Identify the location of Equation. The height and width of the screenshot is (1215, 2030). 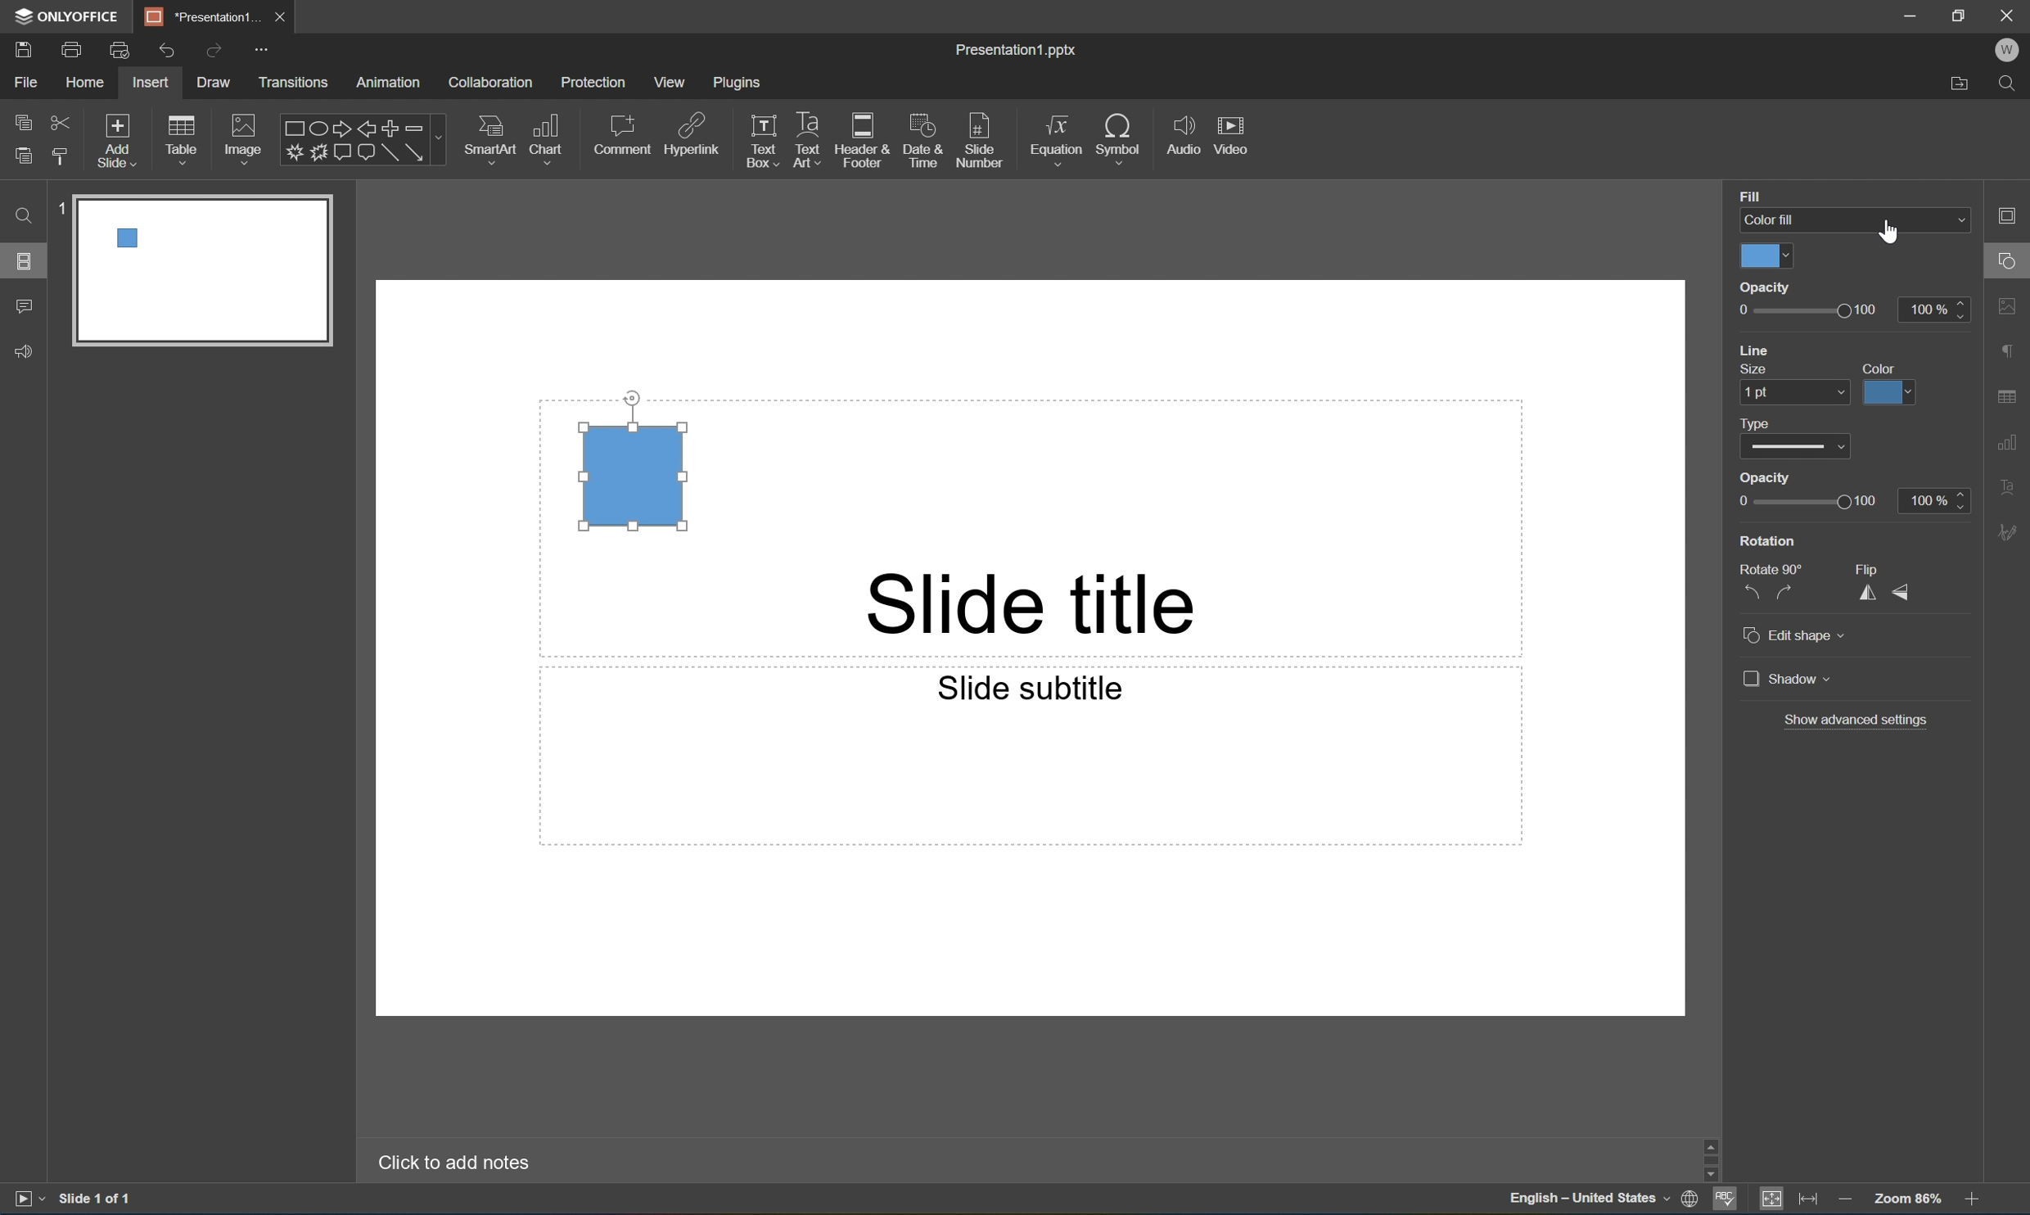
(1057, 134).